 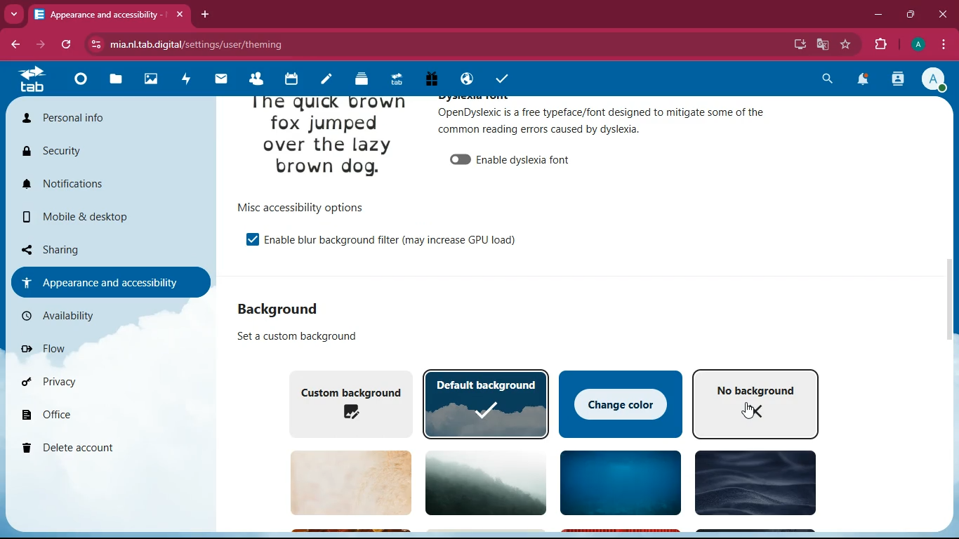 I want to click on activity, so click(x=186, y=78).